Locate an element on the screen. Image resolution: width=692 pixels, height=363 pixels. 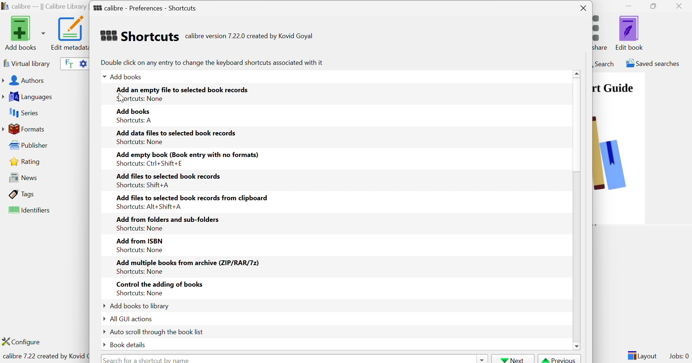
Quick Start Guide is located at coordinates (613, 88).